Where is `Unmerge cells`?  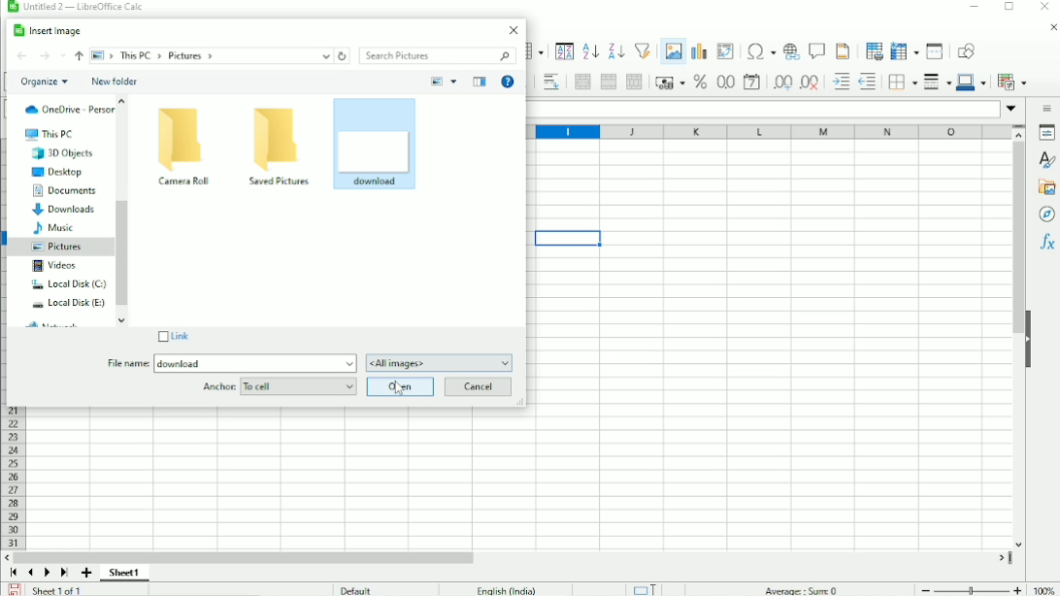
Unmerge cells is located at coordinates (634, 82).